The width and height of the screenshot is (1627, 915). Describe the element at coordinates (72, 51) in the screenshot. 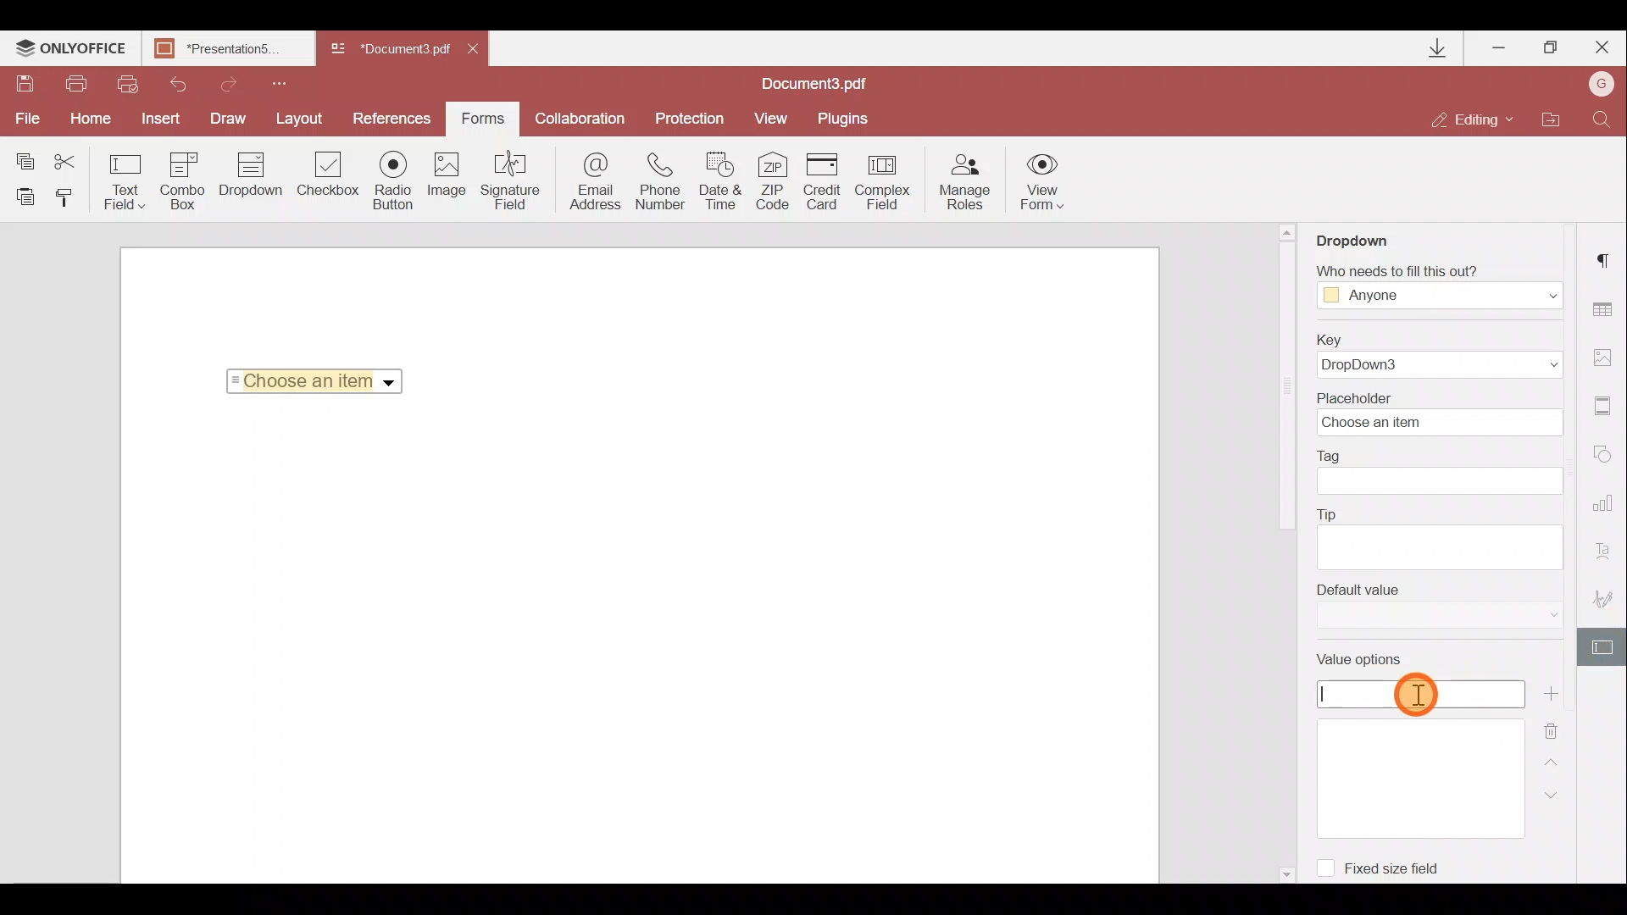

I see `ONLYOFFICE` at that location.